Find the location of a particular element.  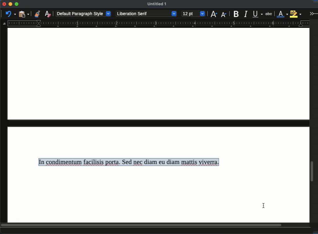

clone formatting is located at coordinates (37, 14).